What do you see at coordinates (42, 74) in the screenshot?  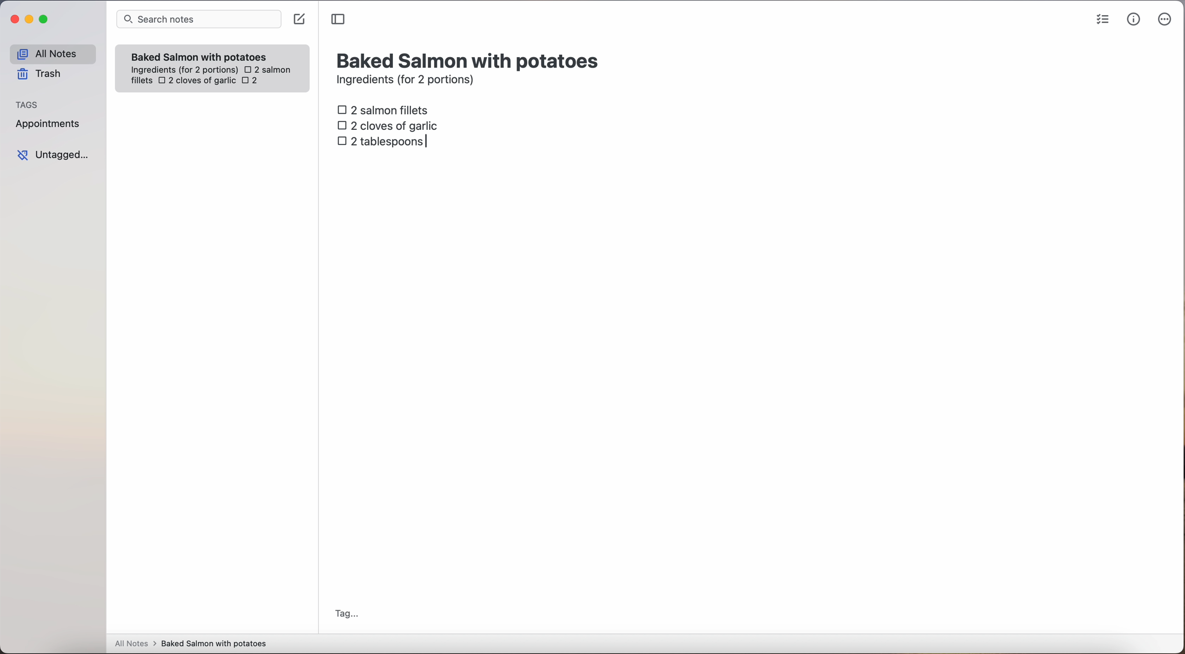 I see `trash` at bounding box center [42, 74].